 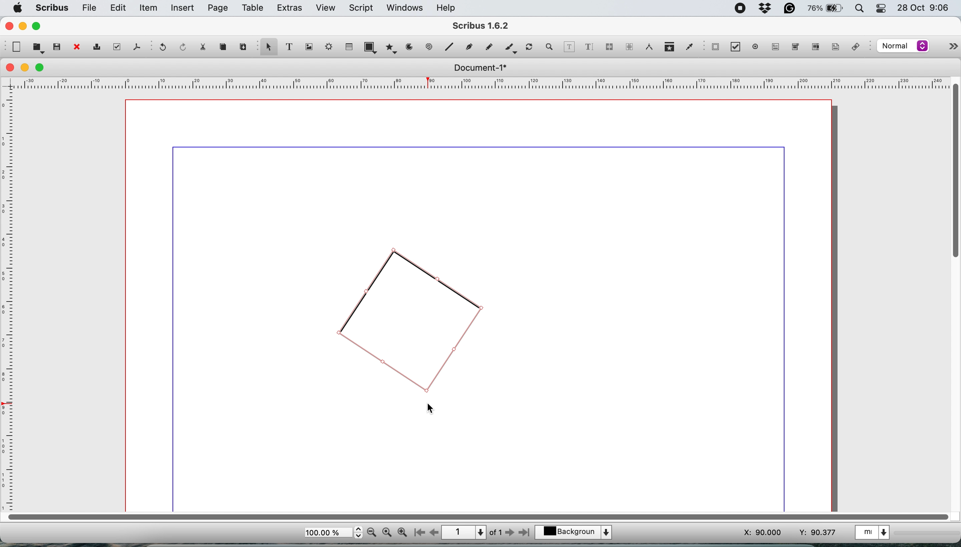 I want to click on polygon, so click(x=390, y=49).